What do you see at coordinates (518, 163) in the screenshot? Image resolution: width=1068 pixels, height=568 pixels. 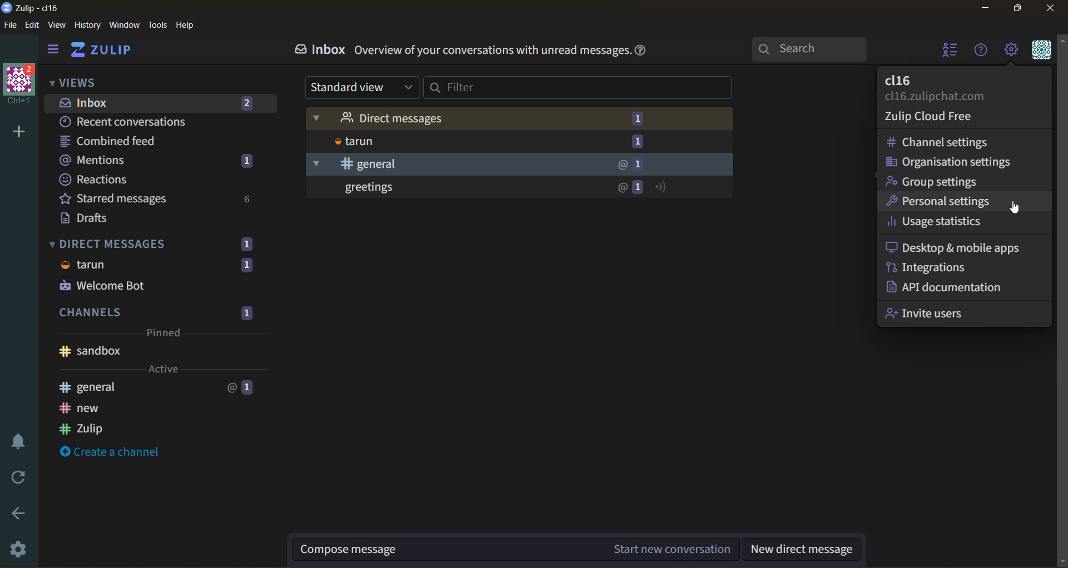 I see `general` at bounding box center [518, 163].